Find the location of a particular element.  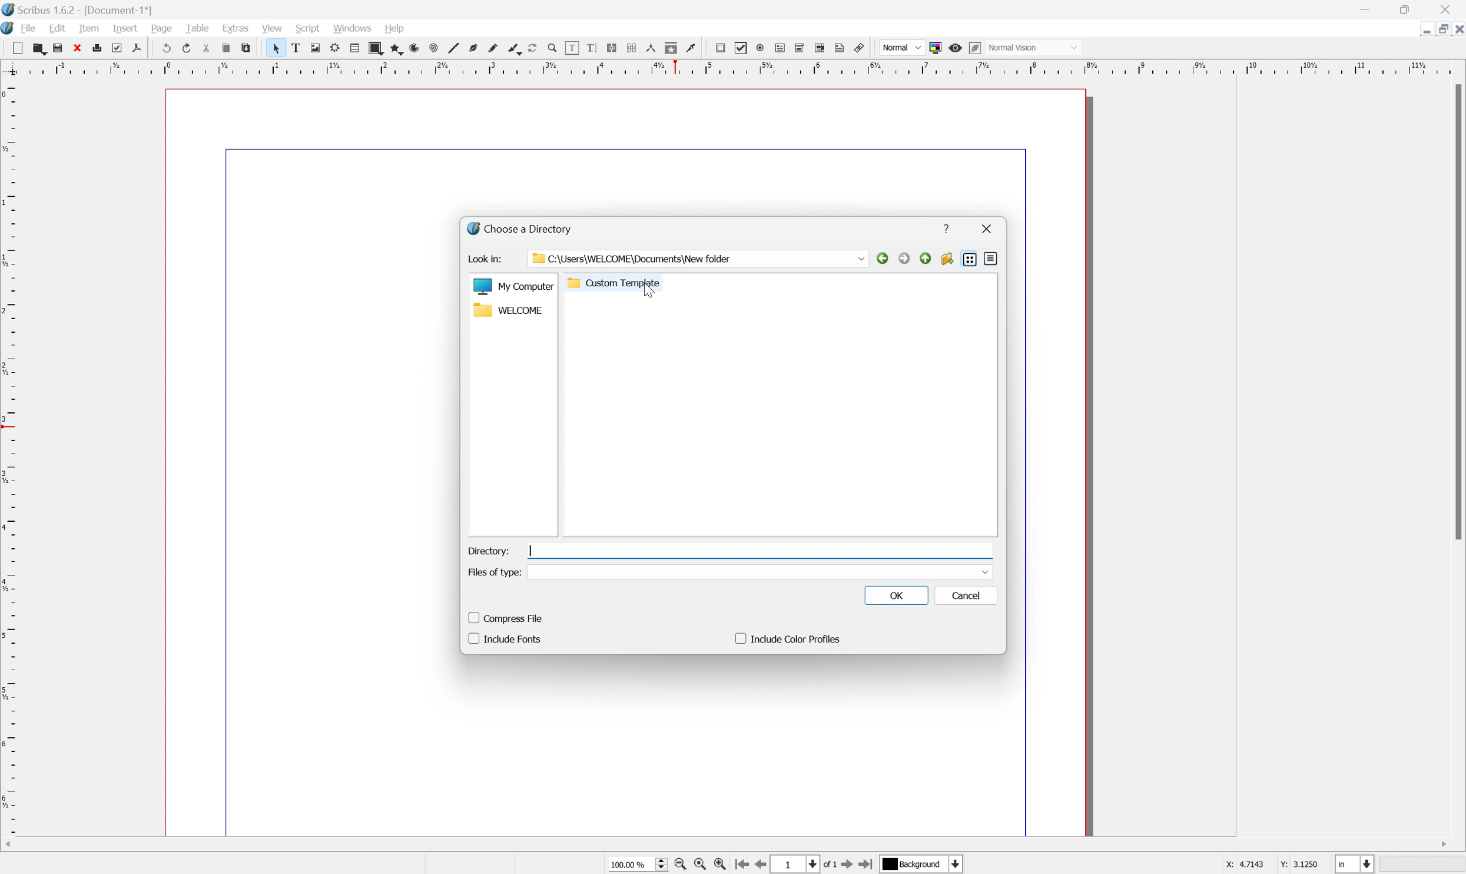

Typing cursor is located at coordinates (534, 550).